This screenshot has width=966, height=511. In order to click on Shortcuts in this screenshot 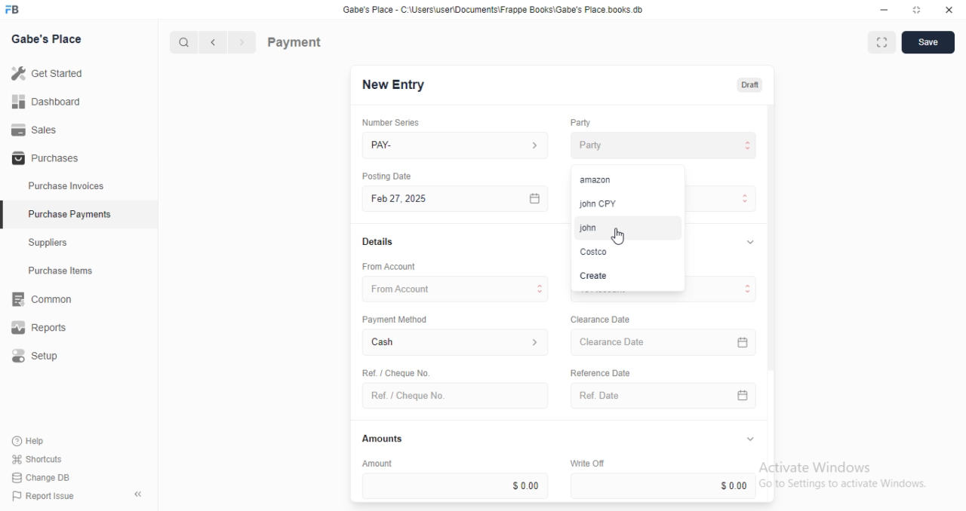, I will do `click(35, 460)`.